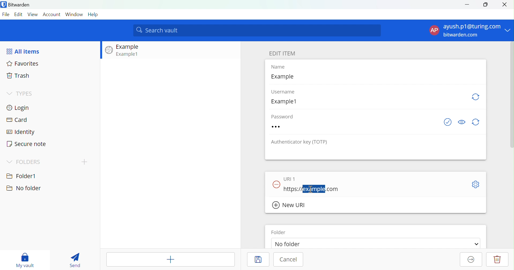 The image size is (514, 270). What do you see at coordinates (52, 15) in the screenshot?
I see `Account` at bounding box center [52, 15].